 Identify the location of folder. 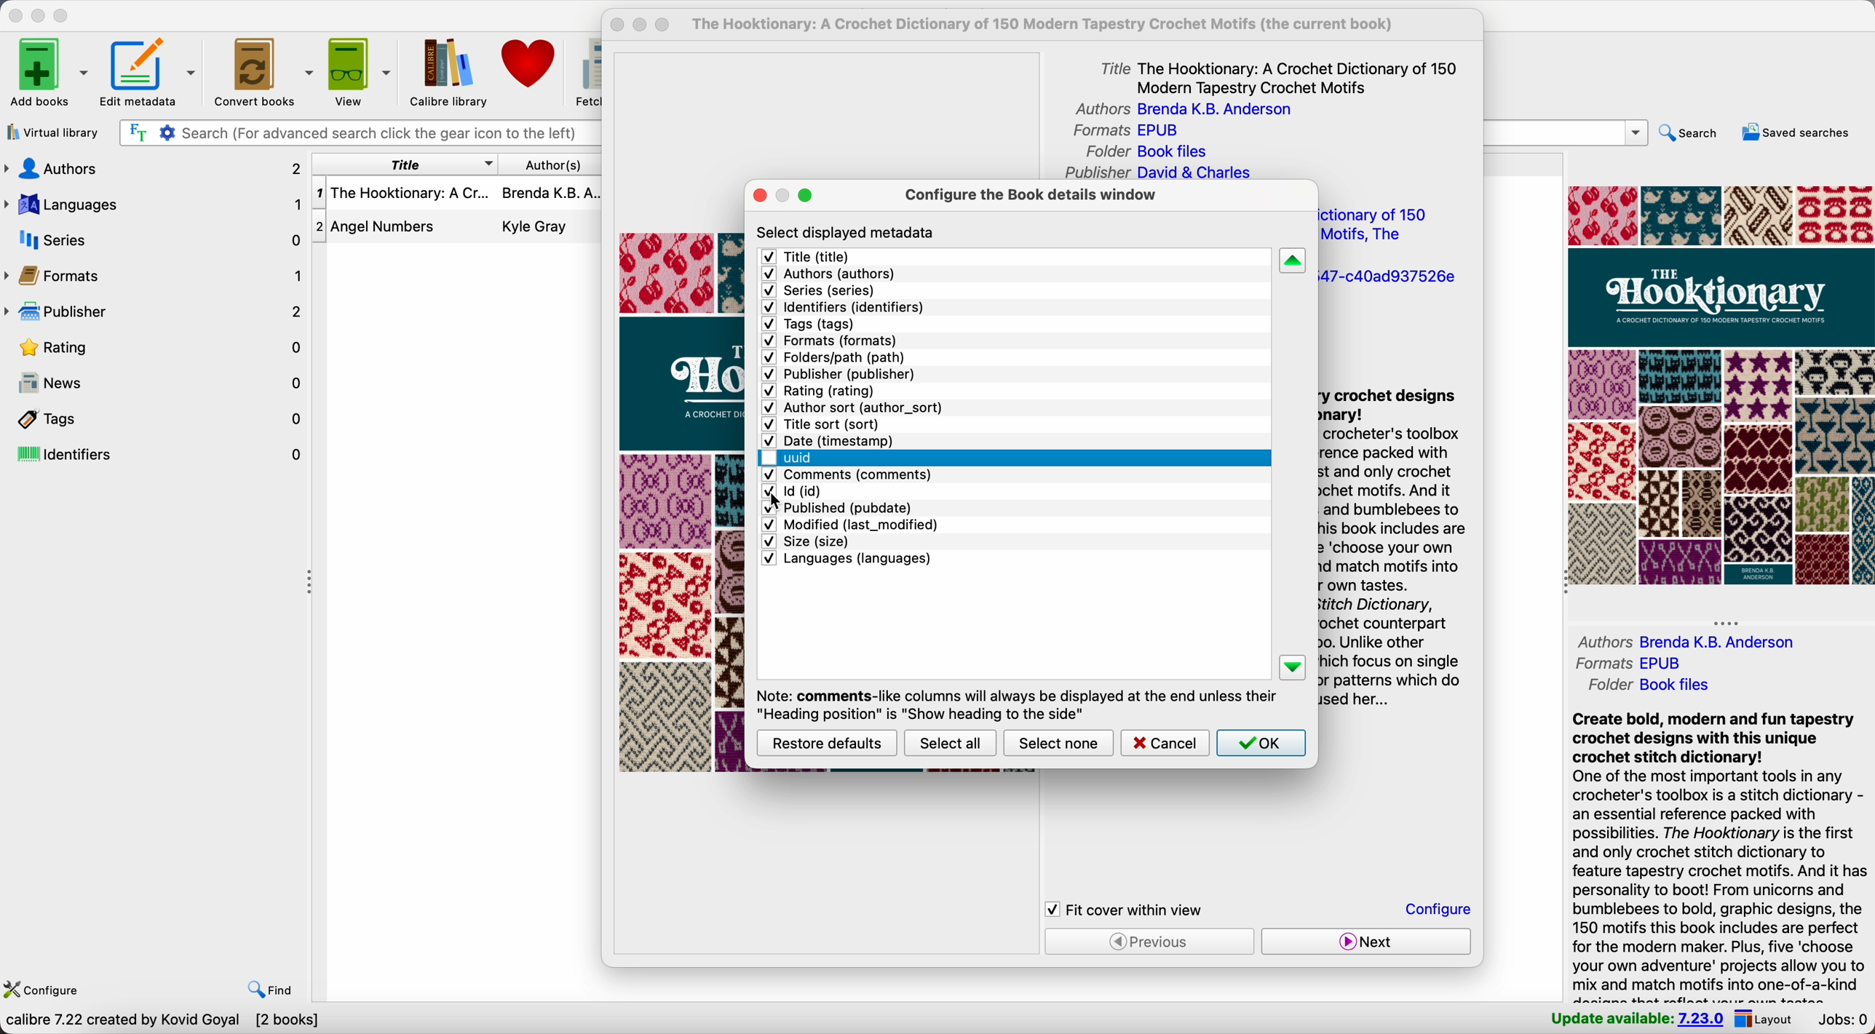
(1655, 685).